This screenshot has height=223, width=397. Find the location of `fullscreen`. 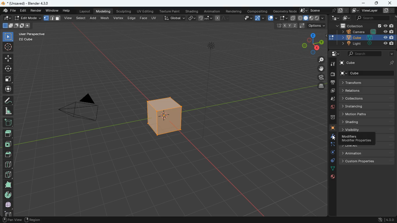

fullscreen is located at coordinates (282, 18).